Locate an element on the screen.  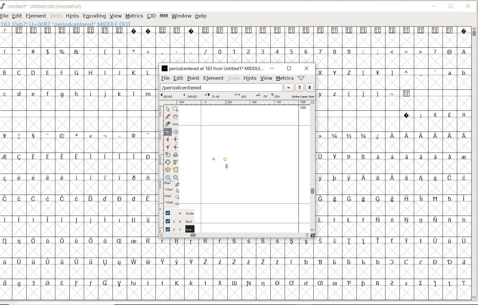
show next word list is located at coordinates (310, 88).